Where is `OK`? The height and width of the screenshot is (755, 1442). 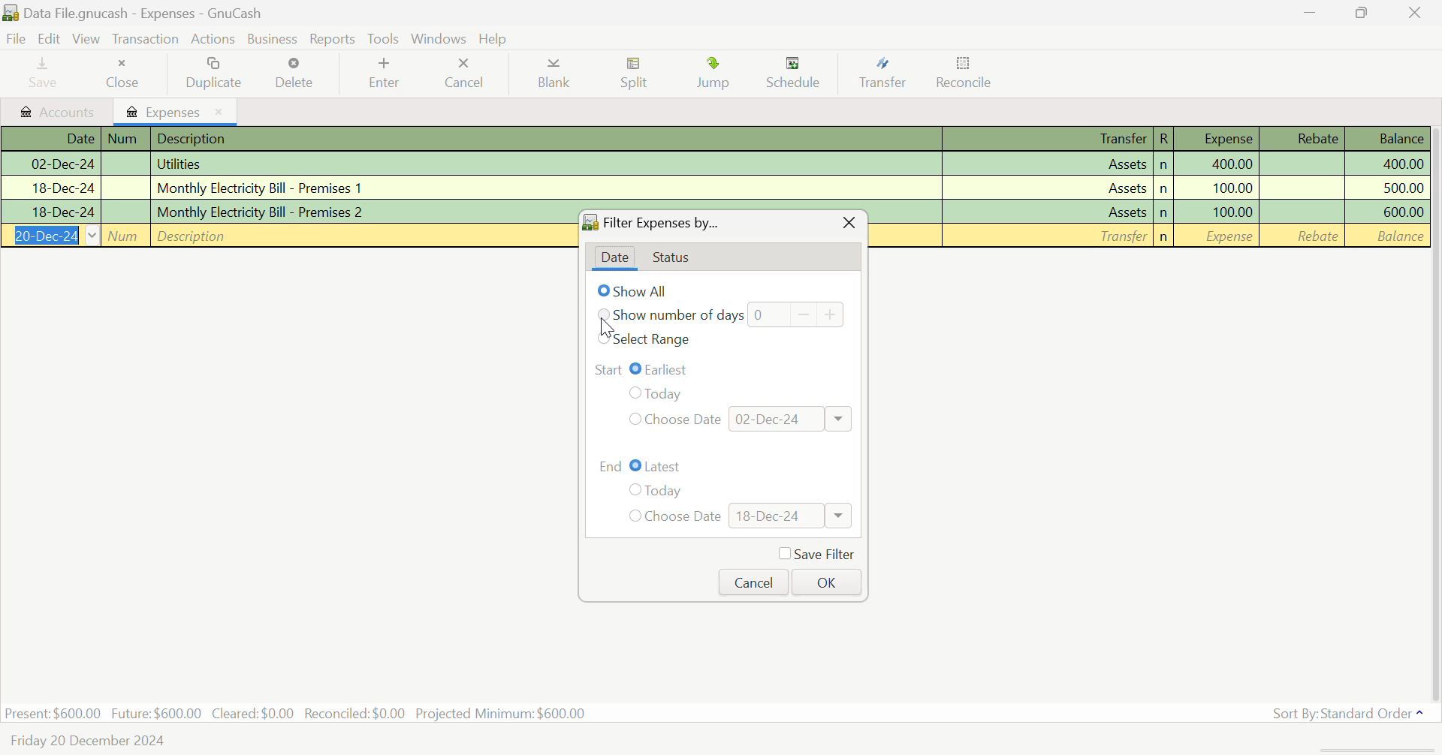
OK is located at coordinates (826, 582).